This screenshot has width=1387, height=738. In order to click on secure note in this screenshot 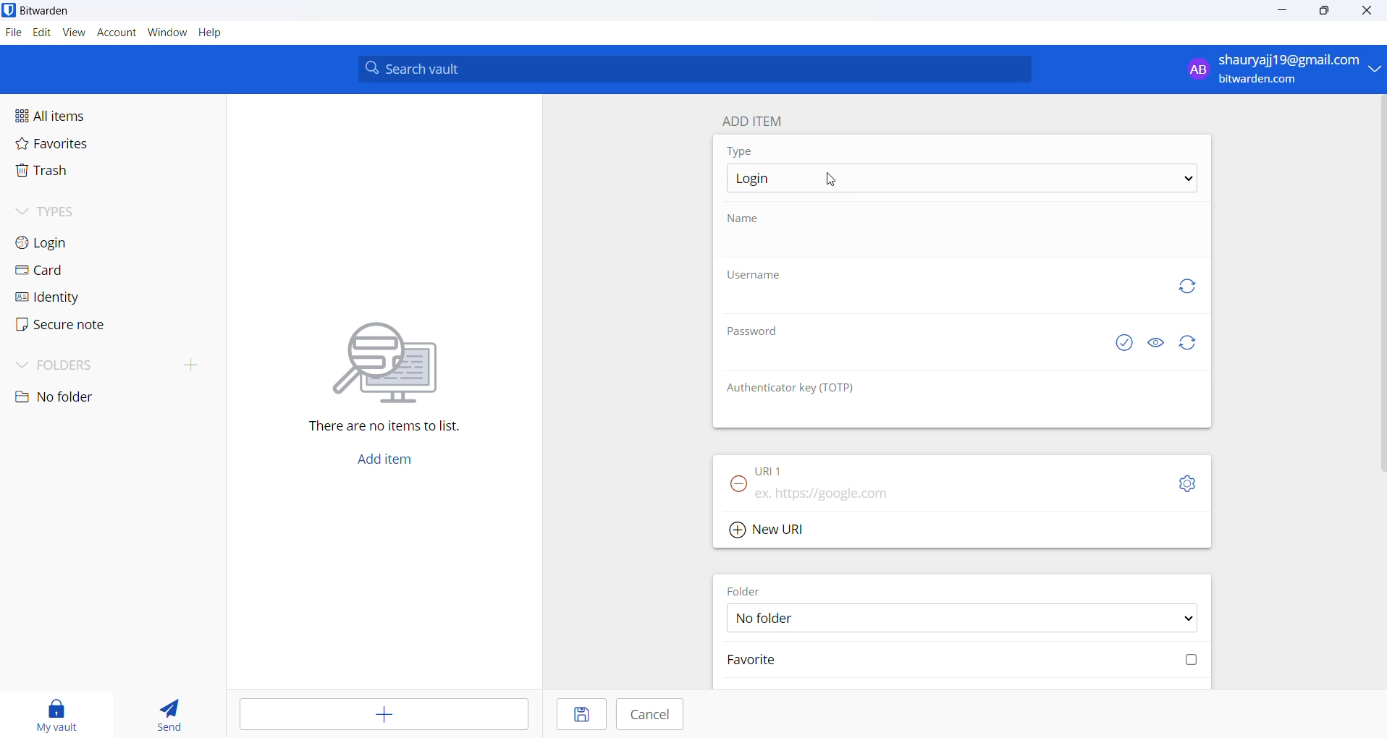, I will do `click(78, 328)`.